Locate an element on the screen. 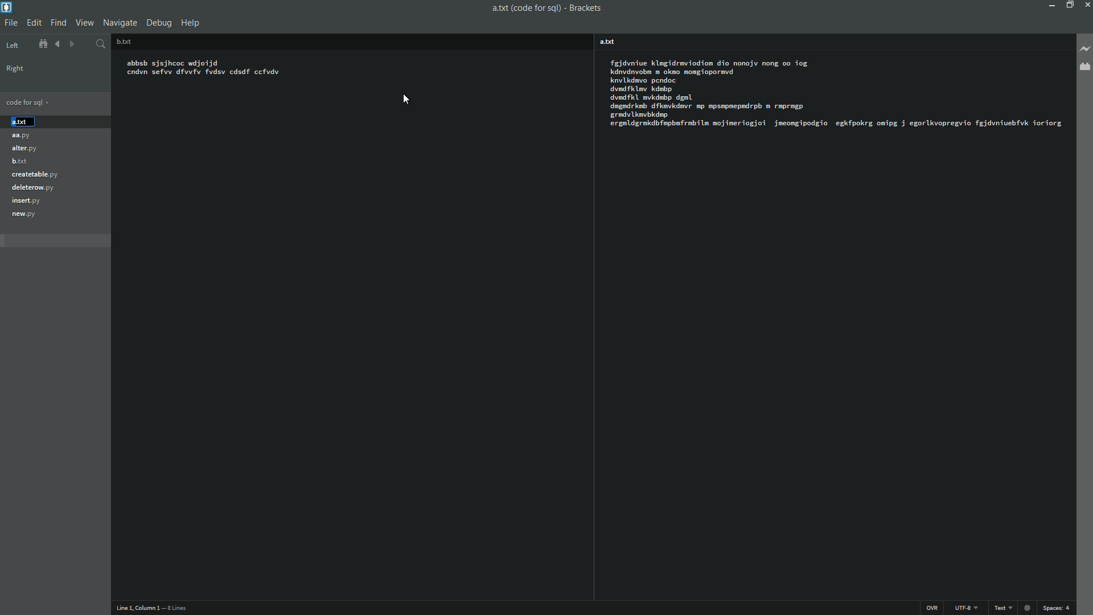  cursor is located at coordinates (407, 101).